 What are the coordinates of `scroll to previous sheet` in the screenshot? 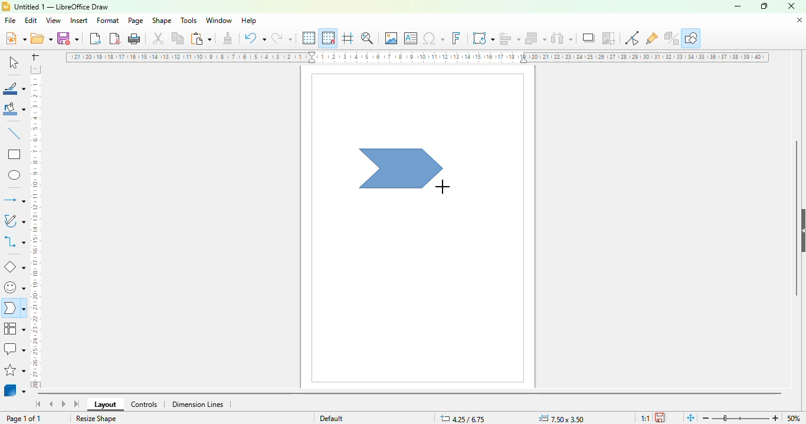 It's located at (51, 403).